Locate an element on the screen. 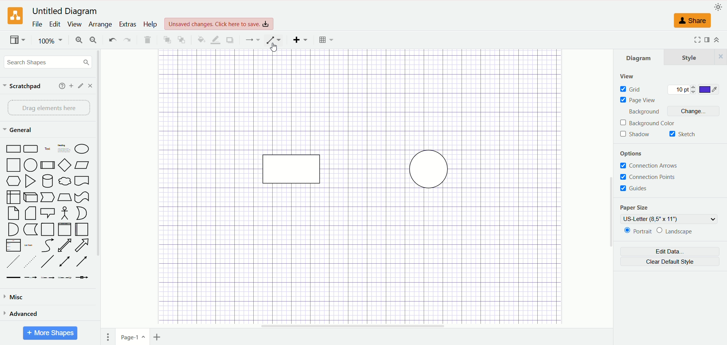 This screenshot has height=345, width=727. diagram is located at coordinates (639, 57).